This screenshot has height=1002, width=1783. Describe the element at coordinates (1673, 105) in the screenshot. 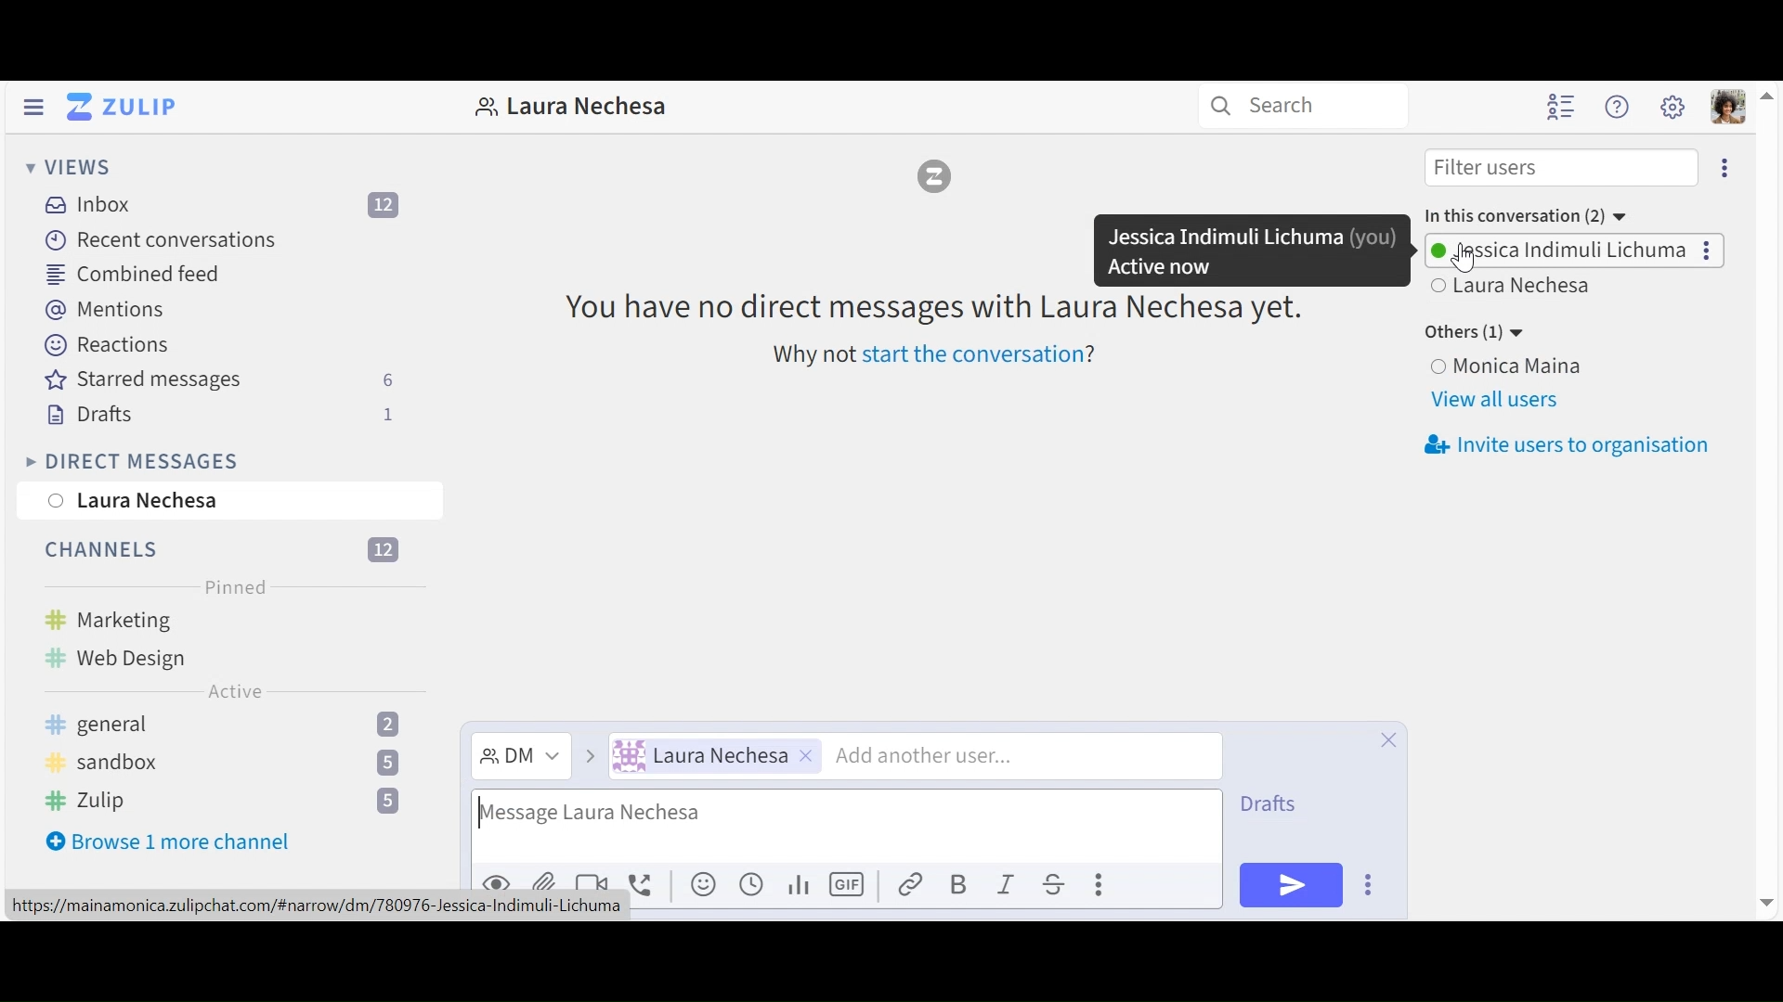

I see `Main menu` at that location.